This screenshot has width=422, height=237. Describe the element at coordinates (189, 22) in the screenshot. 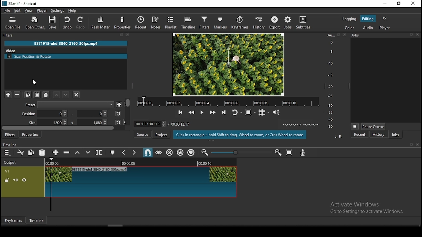

I see `timeline` at that location.